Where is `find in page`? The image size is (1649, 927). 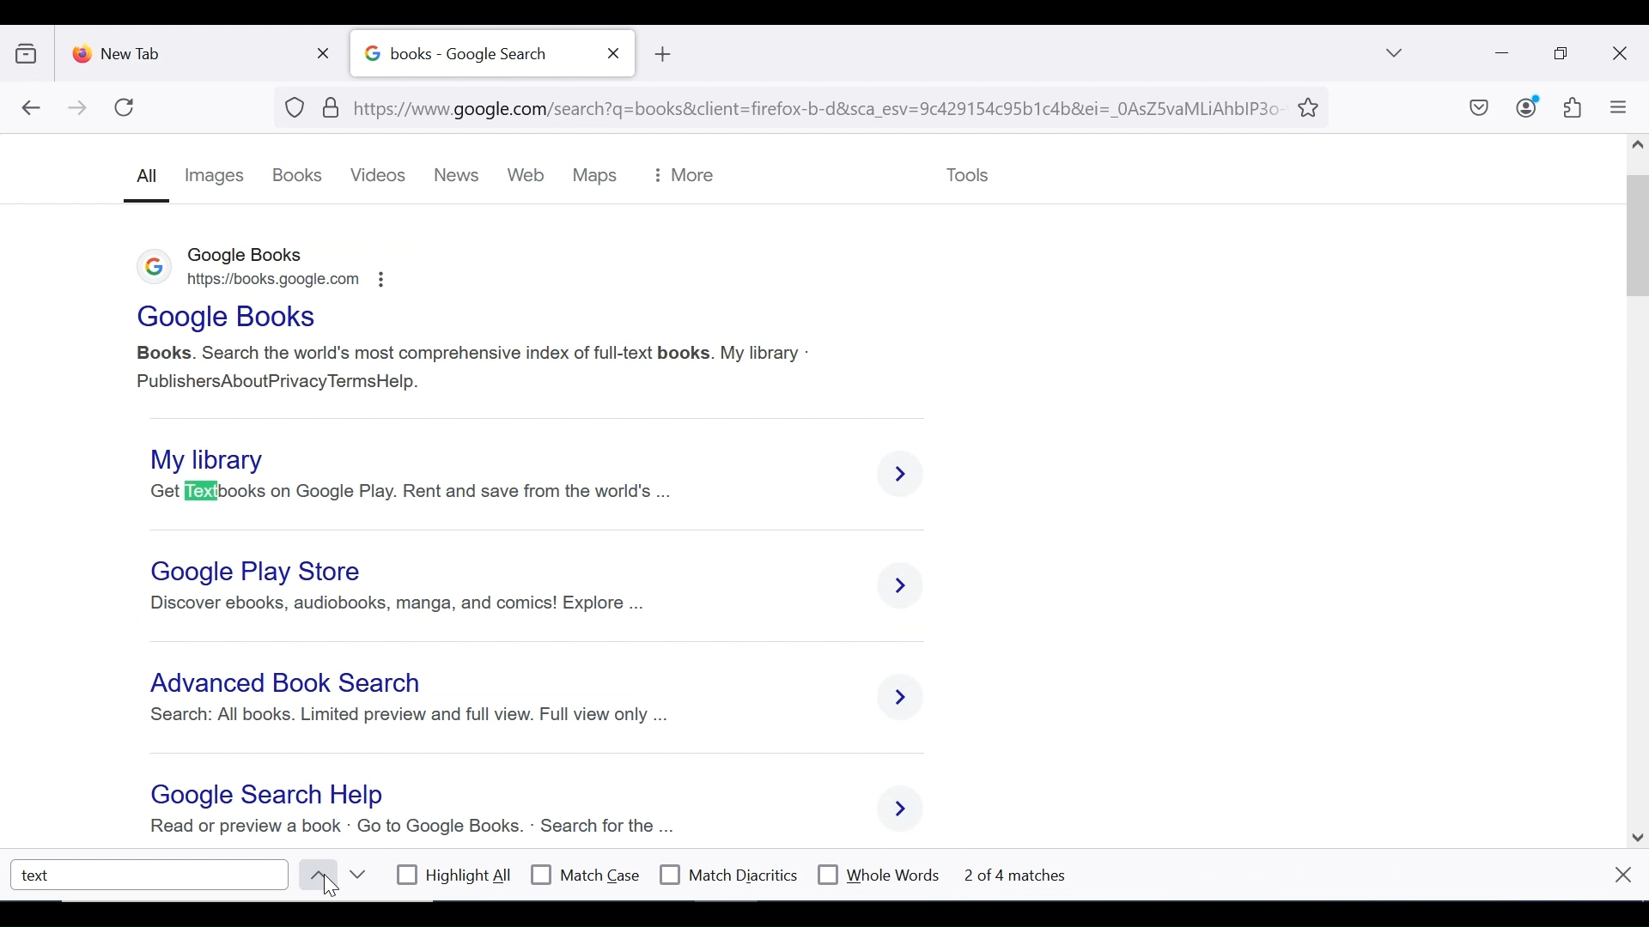 find in page is located at coordinates (151, 874).